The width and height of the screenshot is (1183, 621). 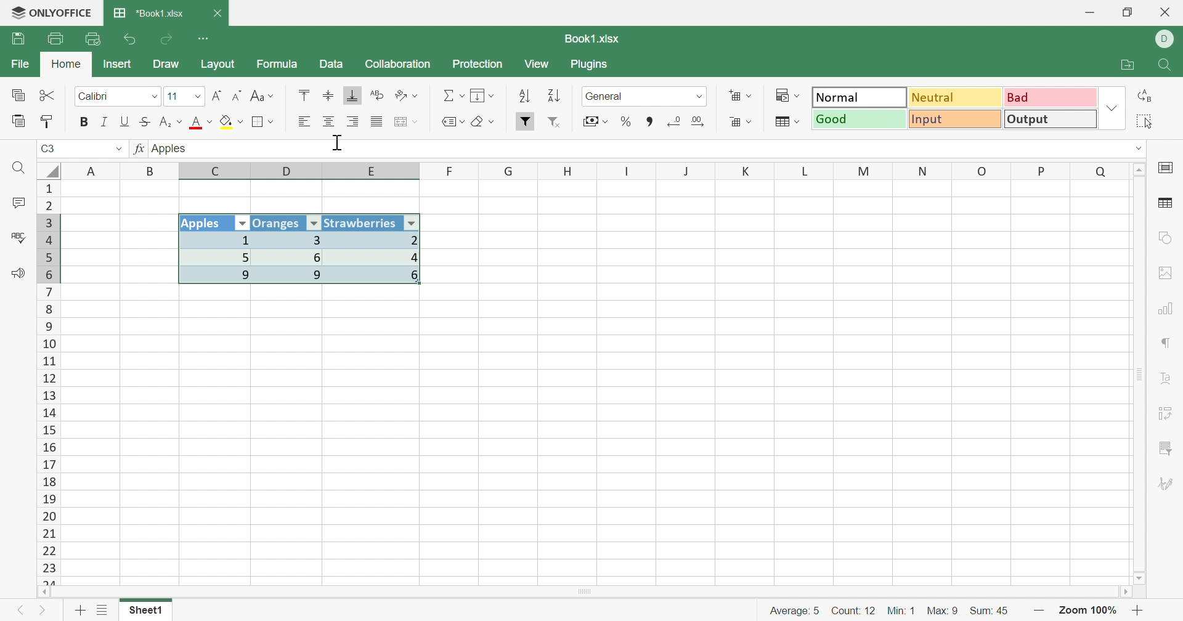 I want to click on shape settings, so click(x=1164, y=238).